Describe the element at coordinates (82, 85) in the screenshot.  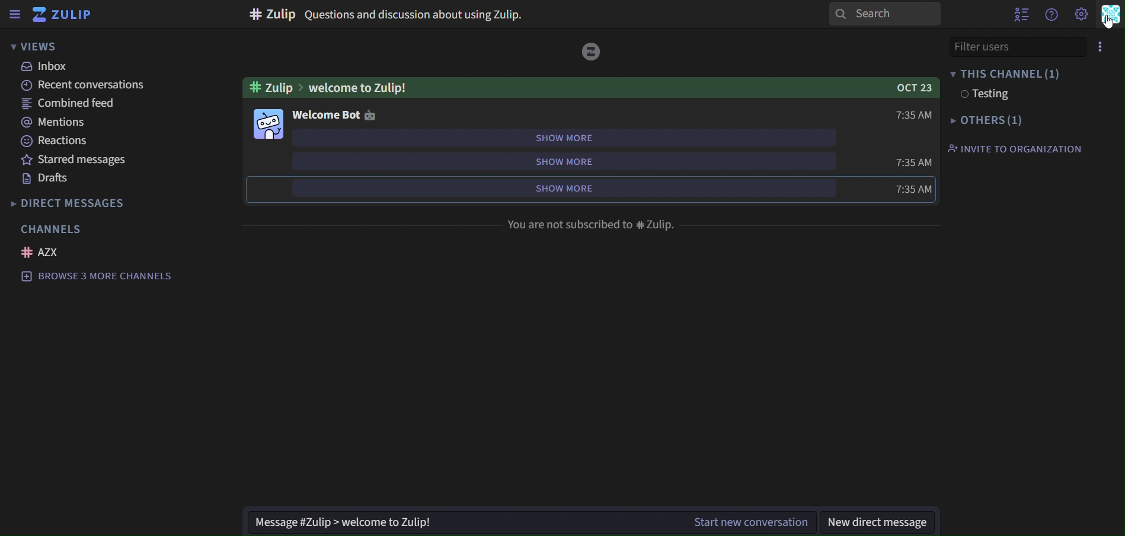
I see `recent conversations` at that location.